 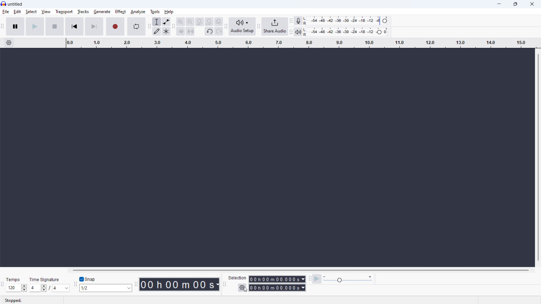 What do you see at coordinates (169, 12) in the screenshot?
I see `help` at bounding box center [169, 12].